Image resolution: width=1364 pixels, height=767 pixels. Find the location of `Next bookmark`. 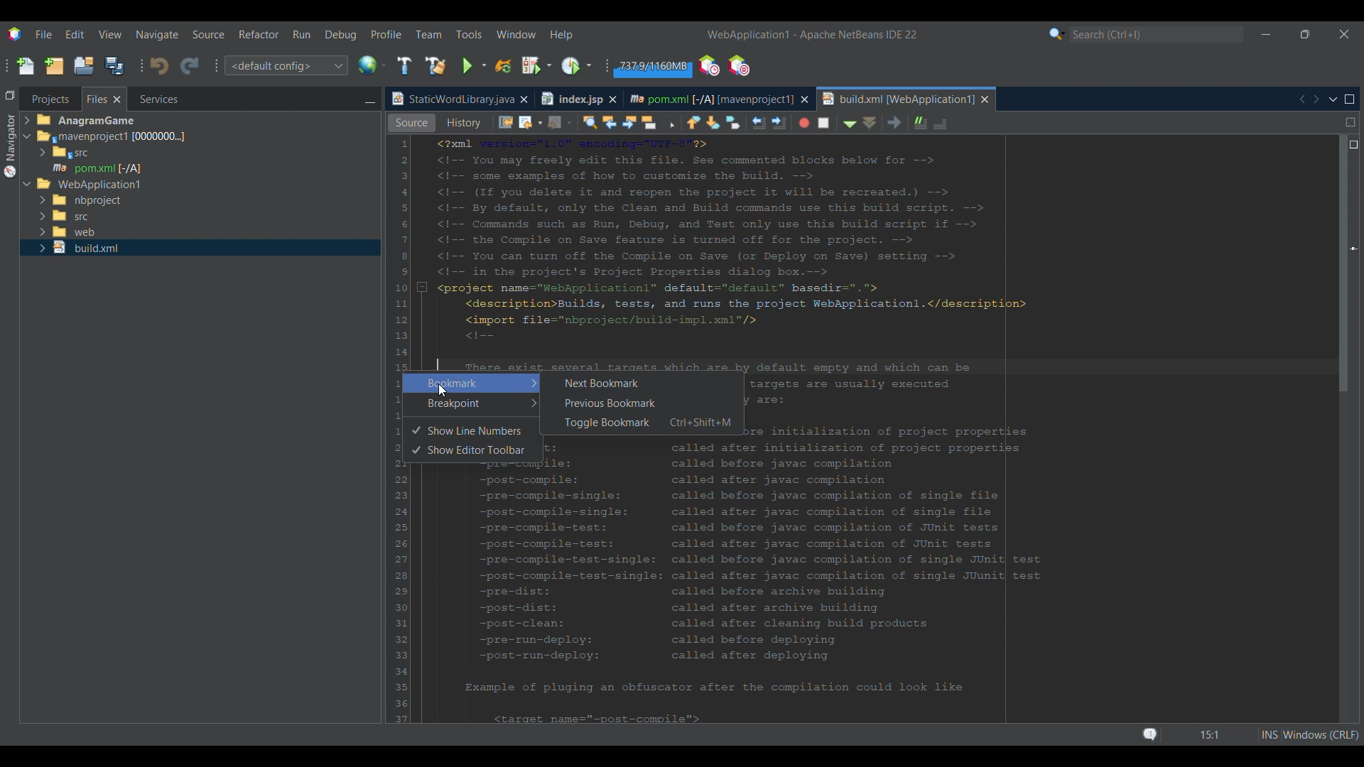

Next bookmark is located at coordinates (843, 122).